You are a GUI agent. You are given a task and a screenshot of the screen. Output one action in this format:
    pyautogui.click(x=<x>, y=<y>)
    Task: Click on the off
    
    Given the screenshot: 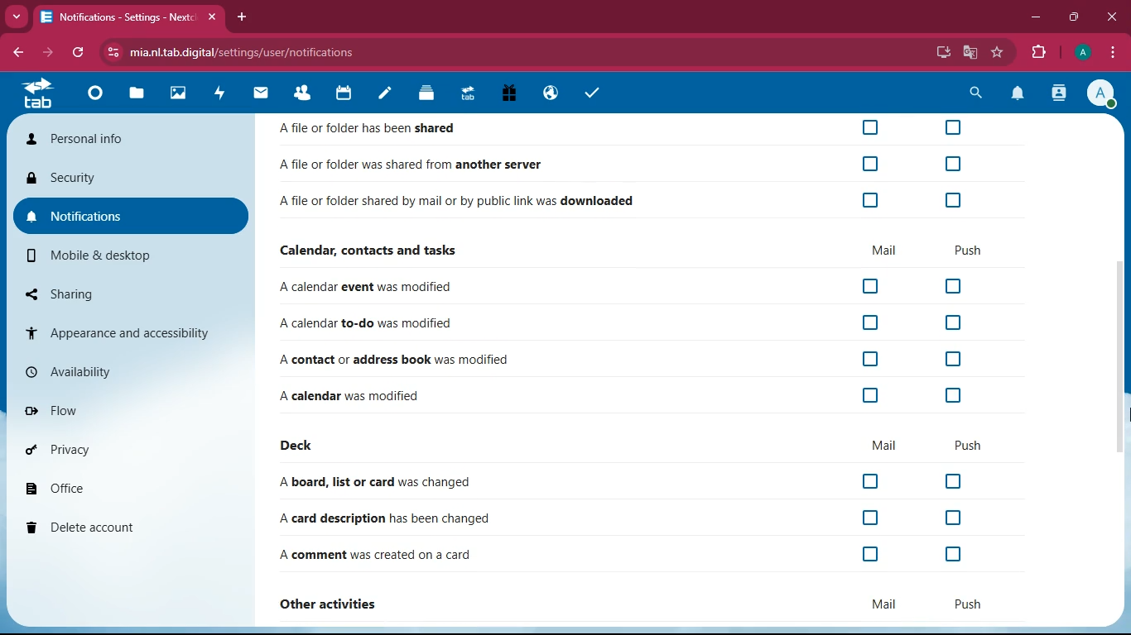 What is the action you would take?
    pyautogui.click(x=953, y=323)
    